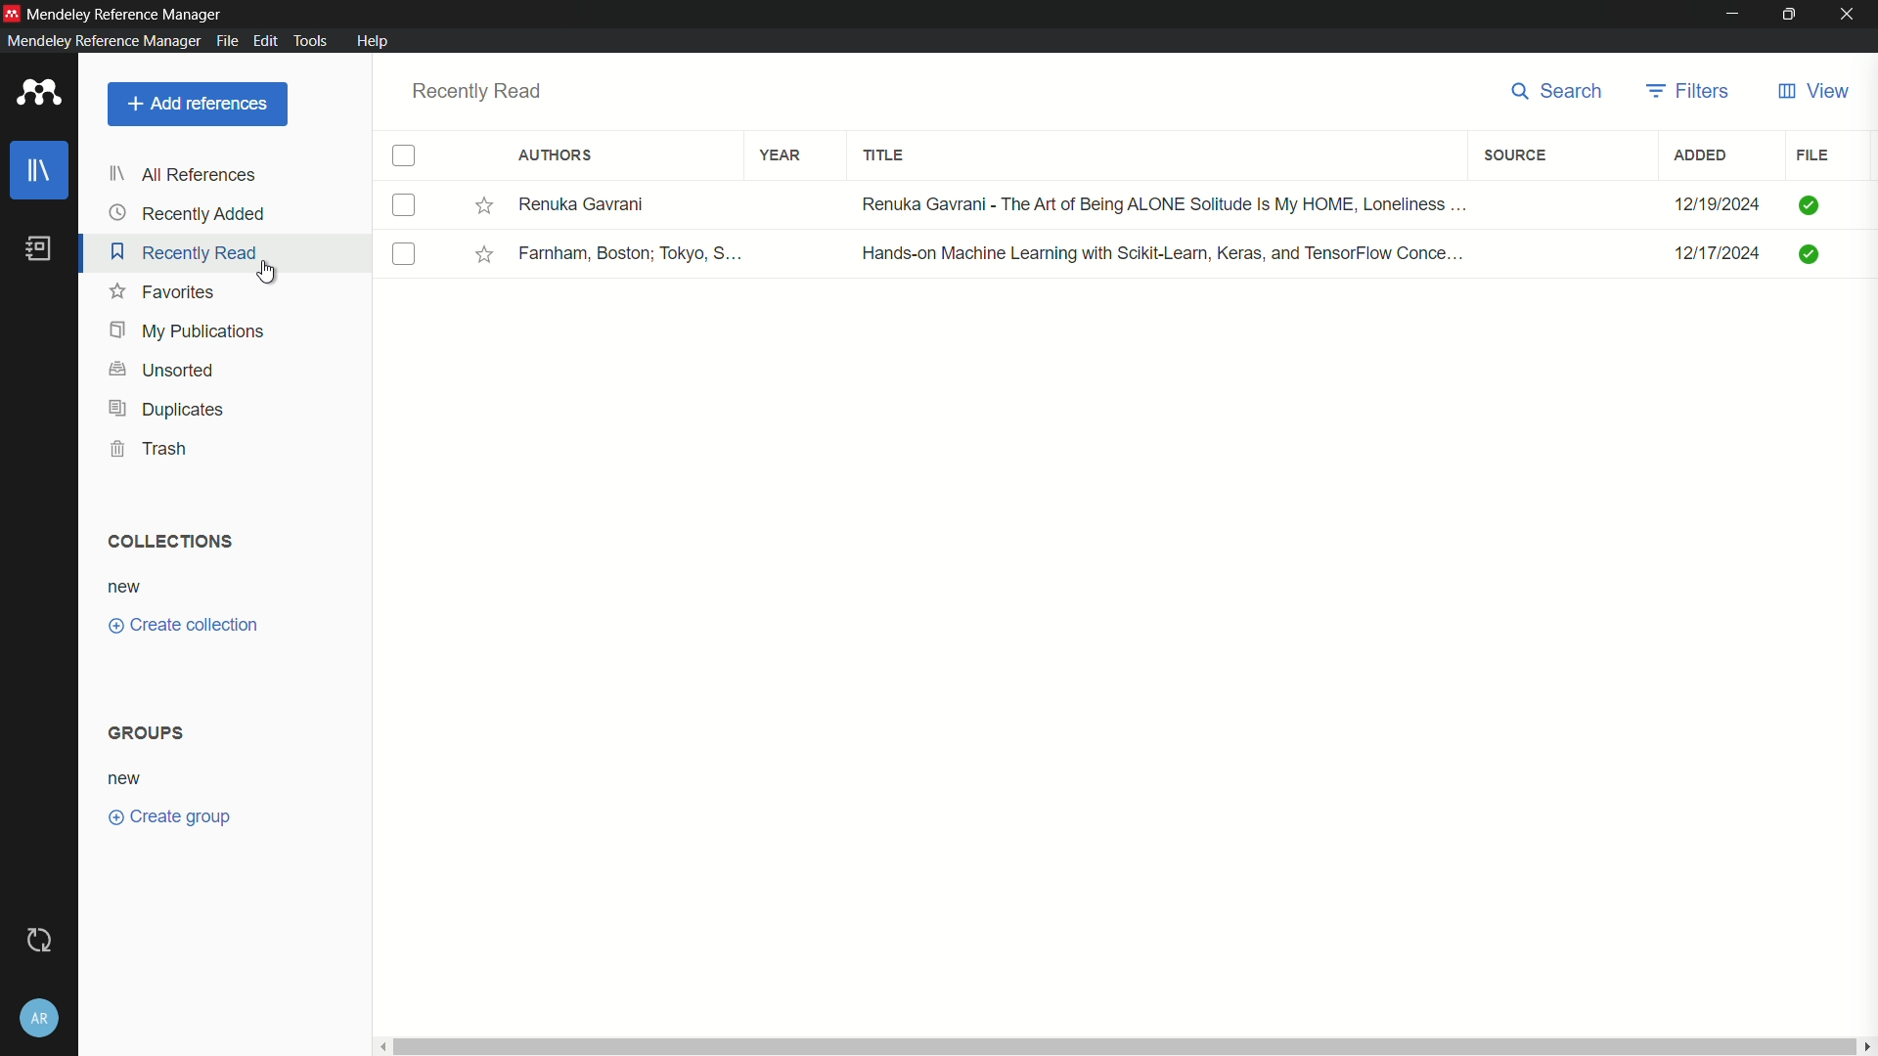  I want to click on my publications, so click(188, 330).